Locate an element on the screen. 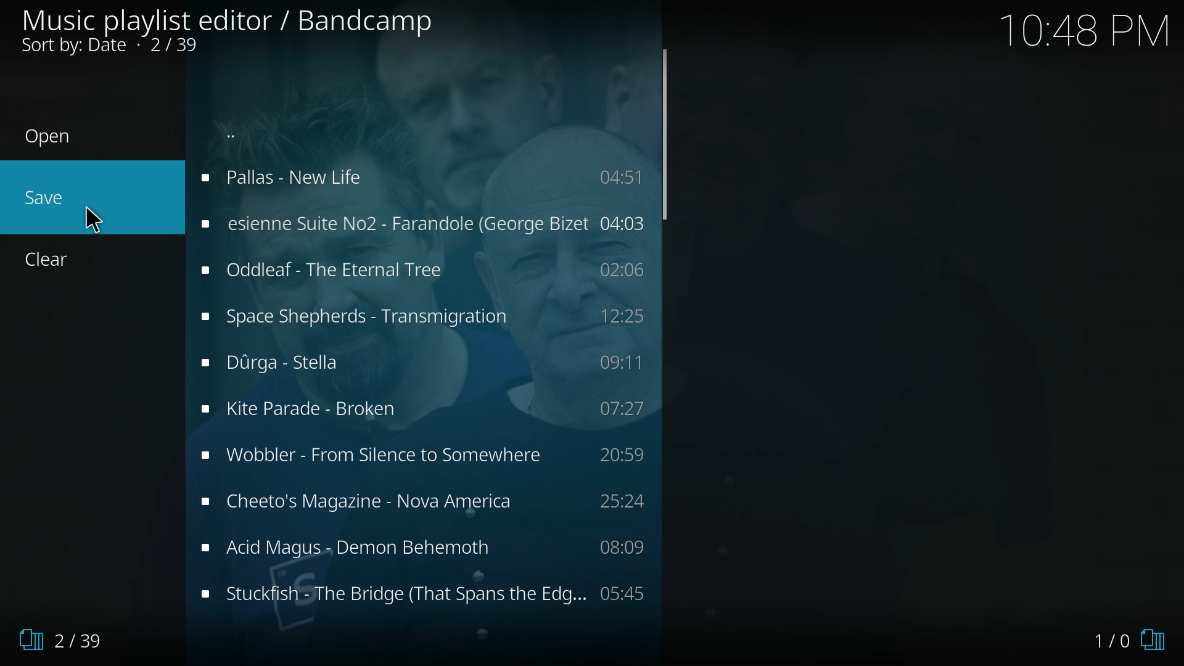 Image resolution: width=1184 pixels, height=666 pixels. song is located at coordinates (422, 547).